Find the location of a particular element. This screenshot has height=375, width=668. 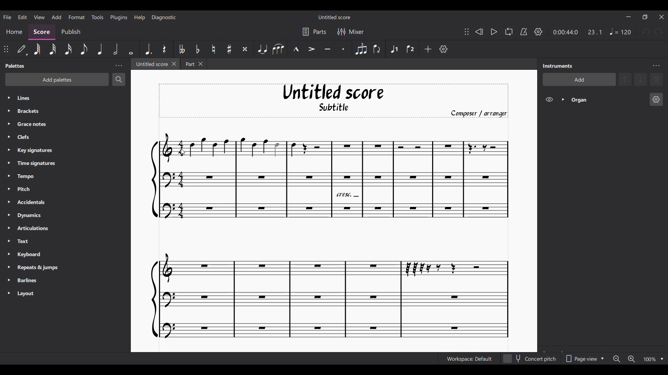

Staccato is located at coordinates (344, 49).